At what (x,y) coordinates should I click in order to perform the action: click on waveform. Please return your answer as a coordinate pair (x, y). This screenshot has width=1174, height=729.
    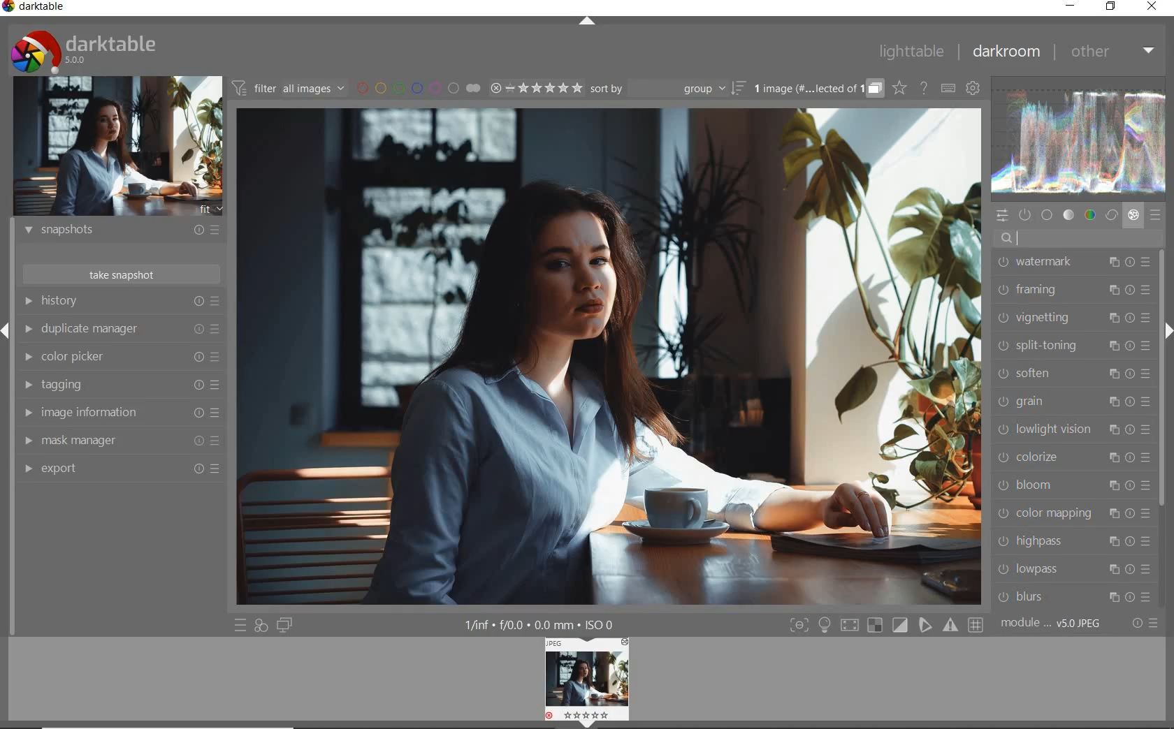
    Looking at the image, I should click on (1078, 140).